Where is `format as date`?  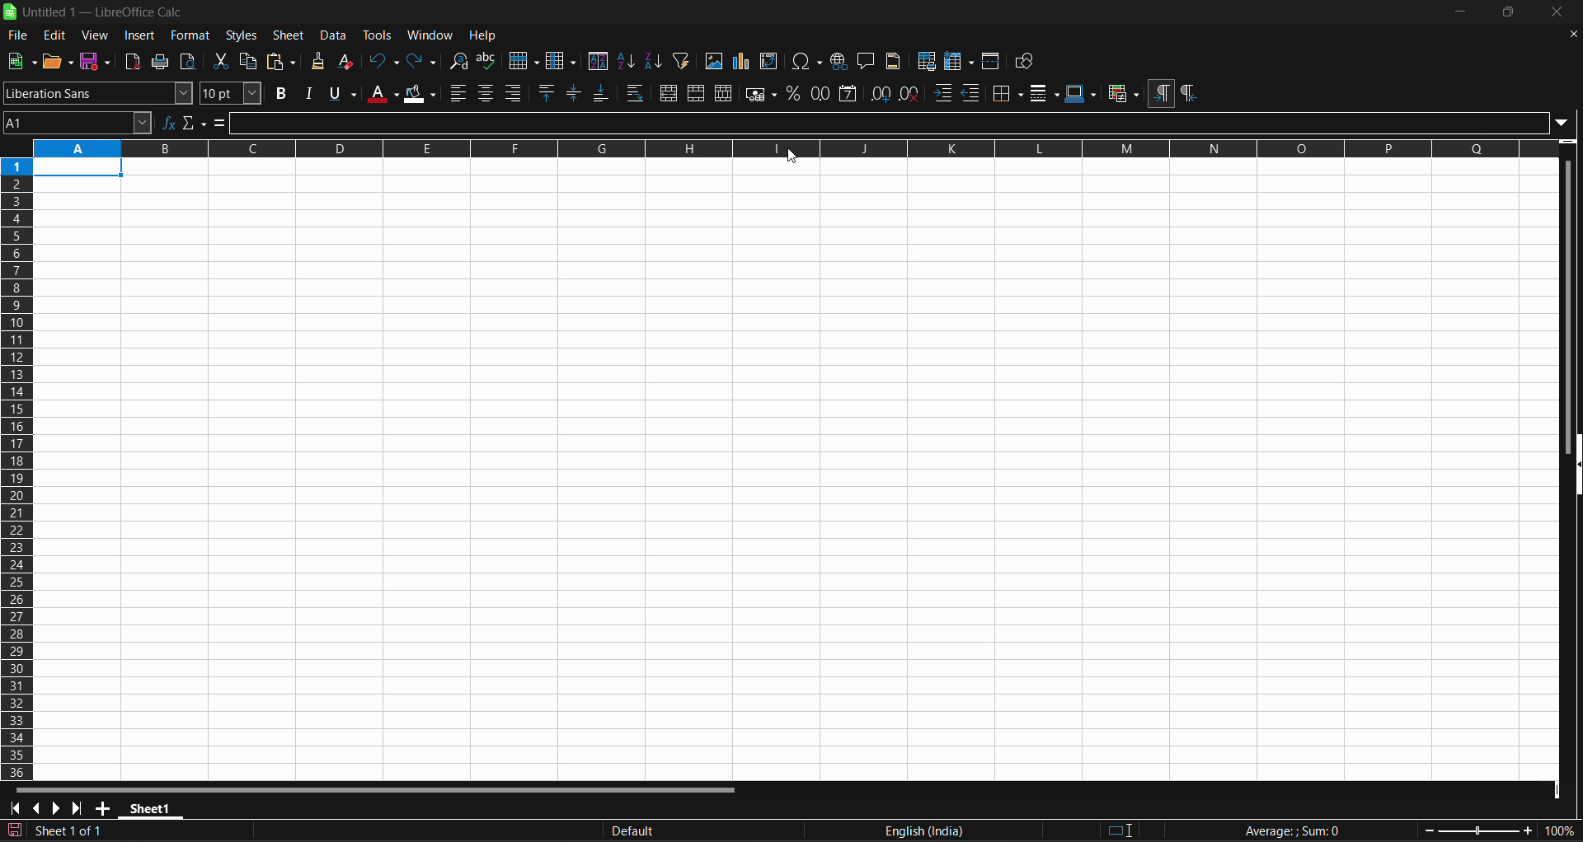 format as date is located at coordinates (850, 95).